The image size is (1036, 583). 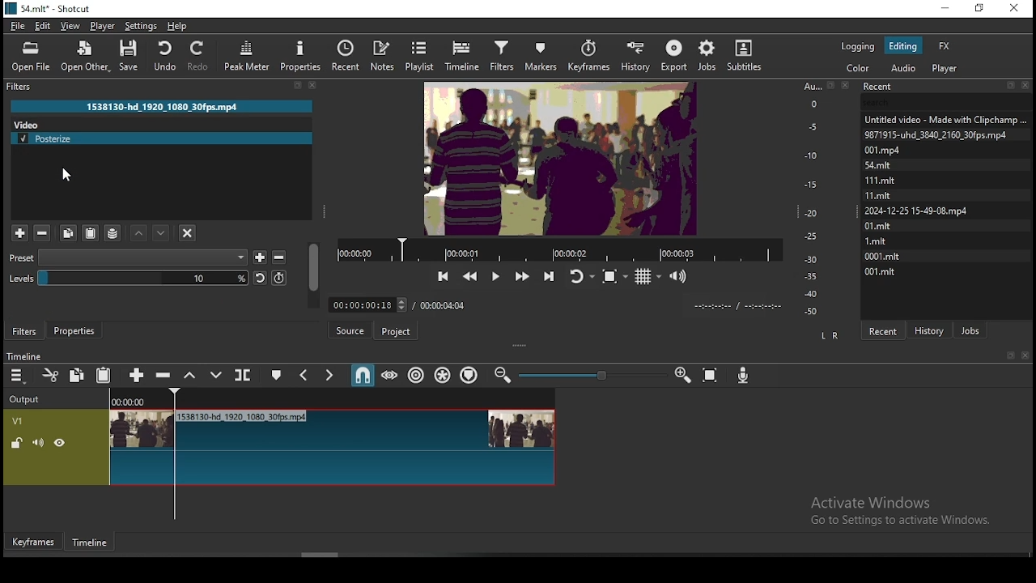 I want to click on ripple markers, so click(x=468, y=376).